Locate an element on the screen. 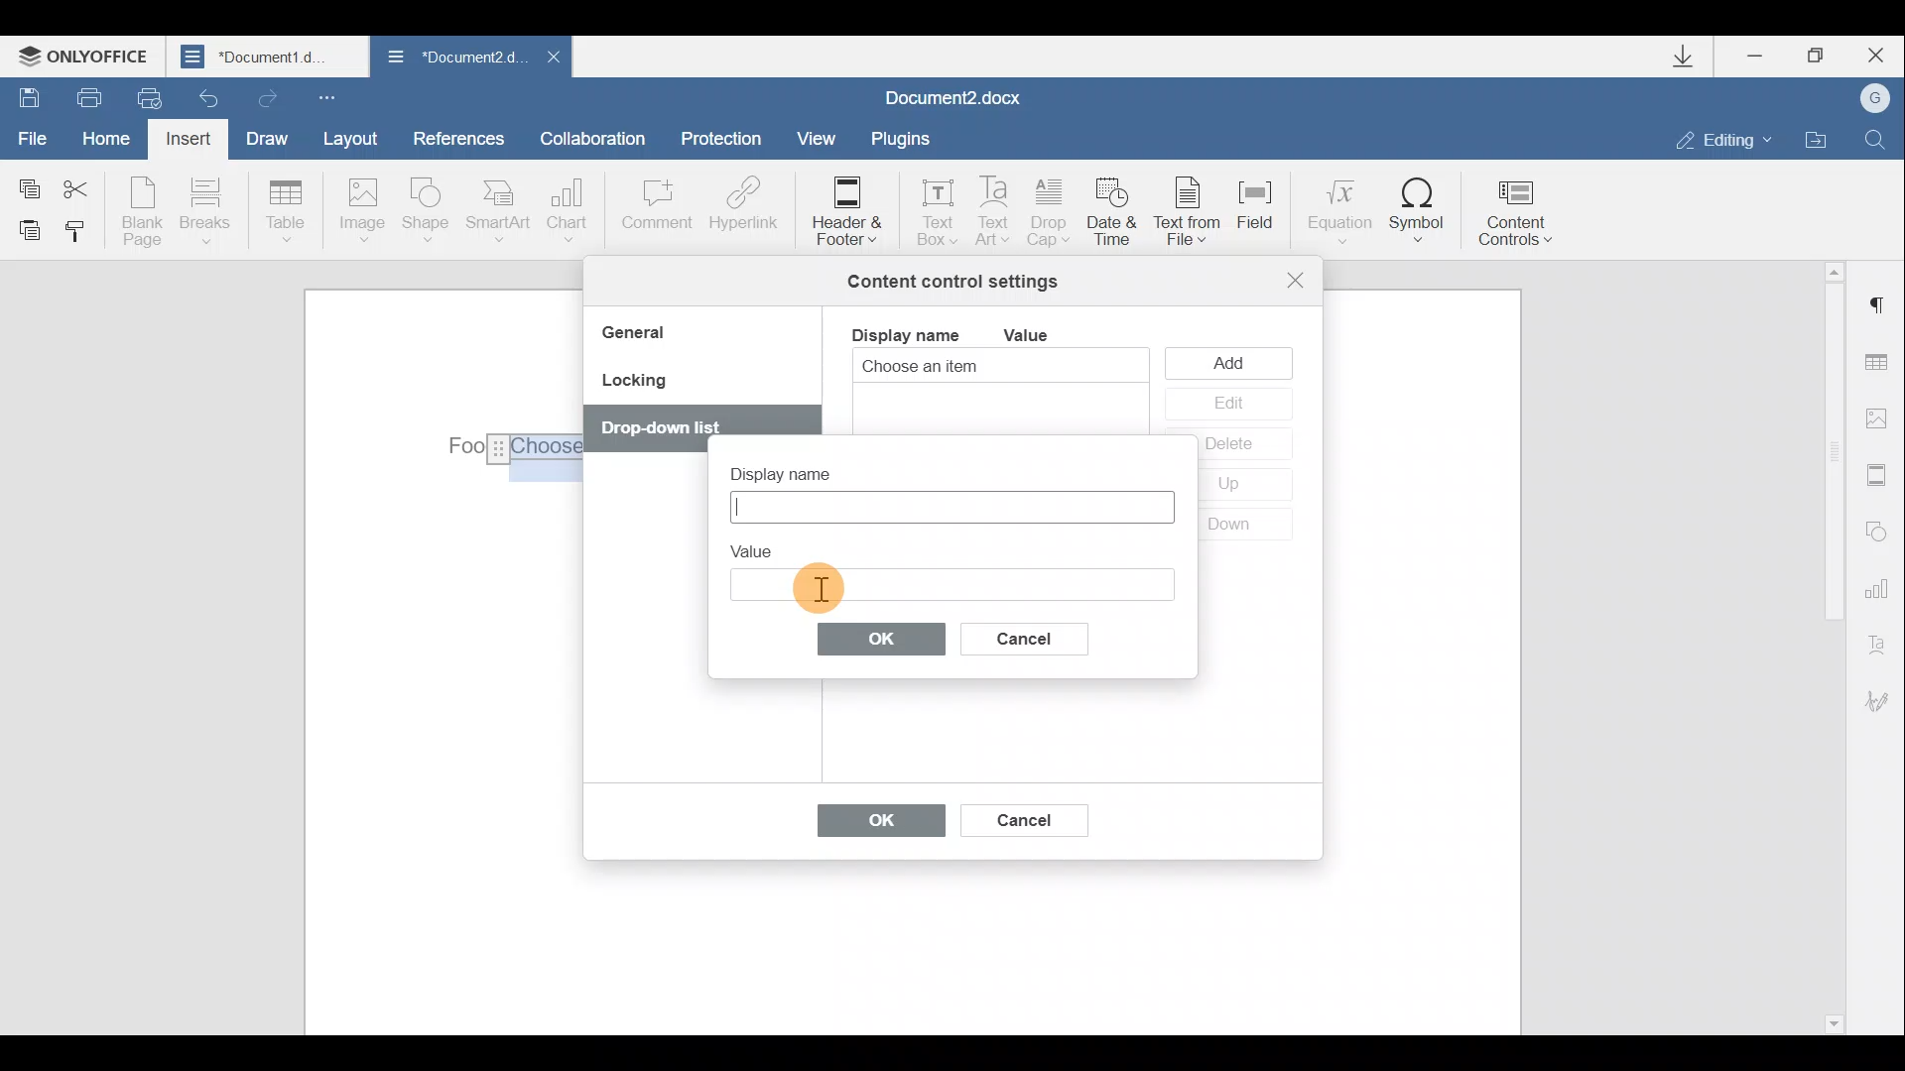 This screenshot has height=1071, width=1905. Chart is located at coordinates (571, 210).